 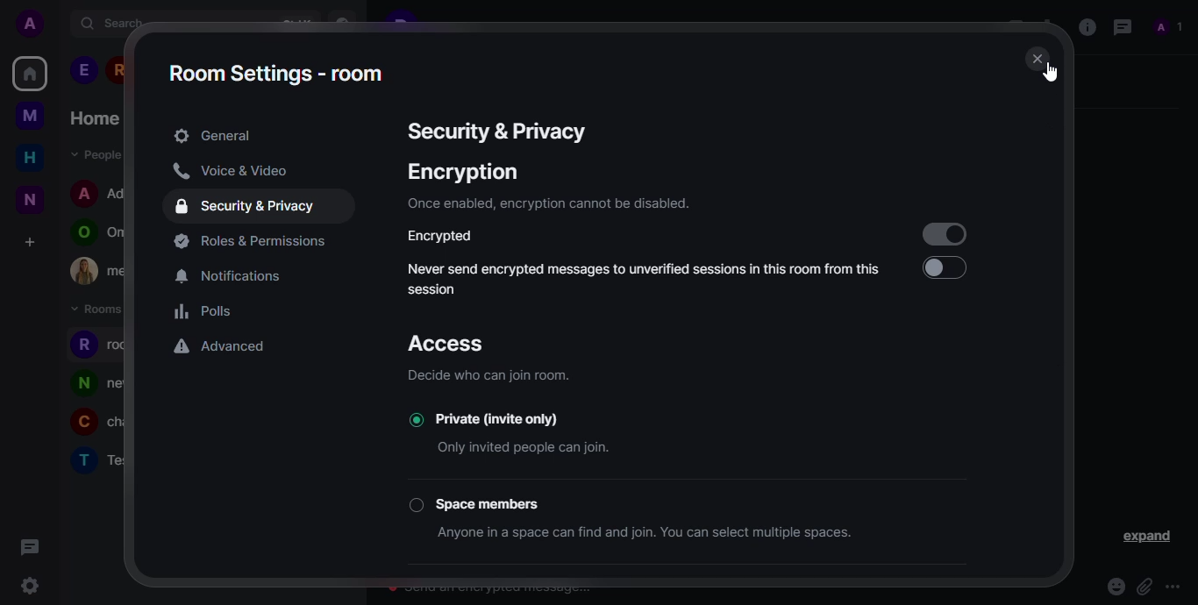 What do you see at coordinates (1144, 587) in the screenshot?
I see `attach` at bounding box center [1144, 587].